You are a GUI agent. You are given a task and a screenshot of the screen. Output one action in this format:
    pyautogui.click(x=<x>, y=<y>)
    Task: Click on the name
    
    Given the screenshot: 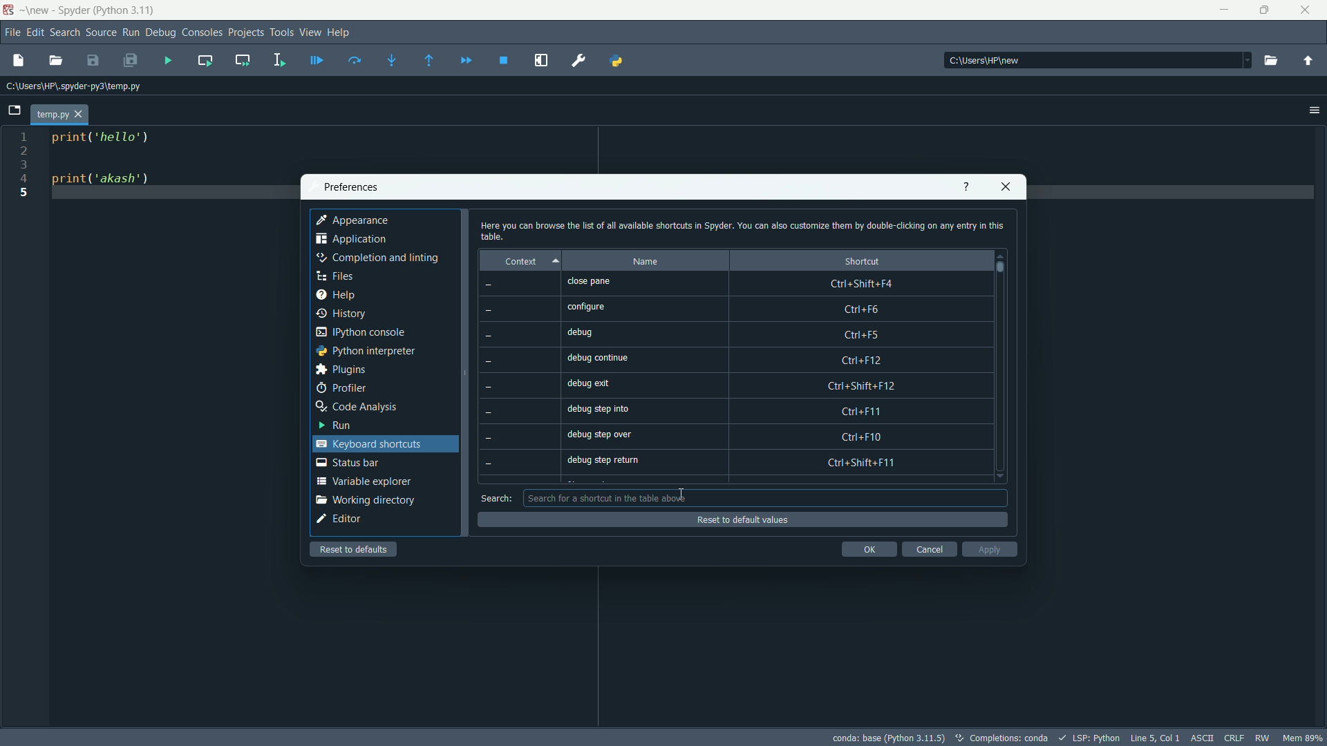 What is the action you would take?
    pyautogui.click(x=648, y=261)
    